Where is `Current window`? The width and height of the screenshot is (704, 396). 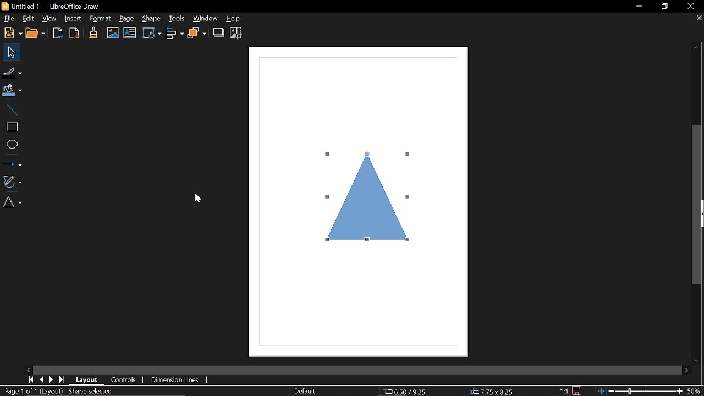 Current window is located at coordinates (55, 5).